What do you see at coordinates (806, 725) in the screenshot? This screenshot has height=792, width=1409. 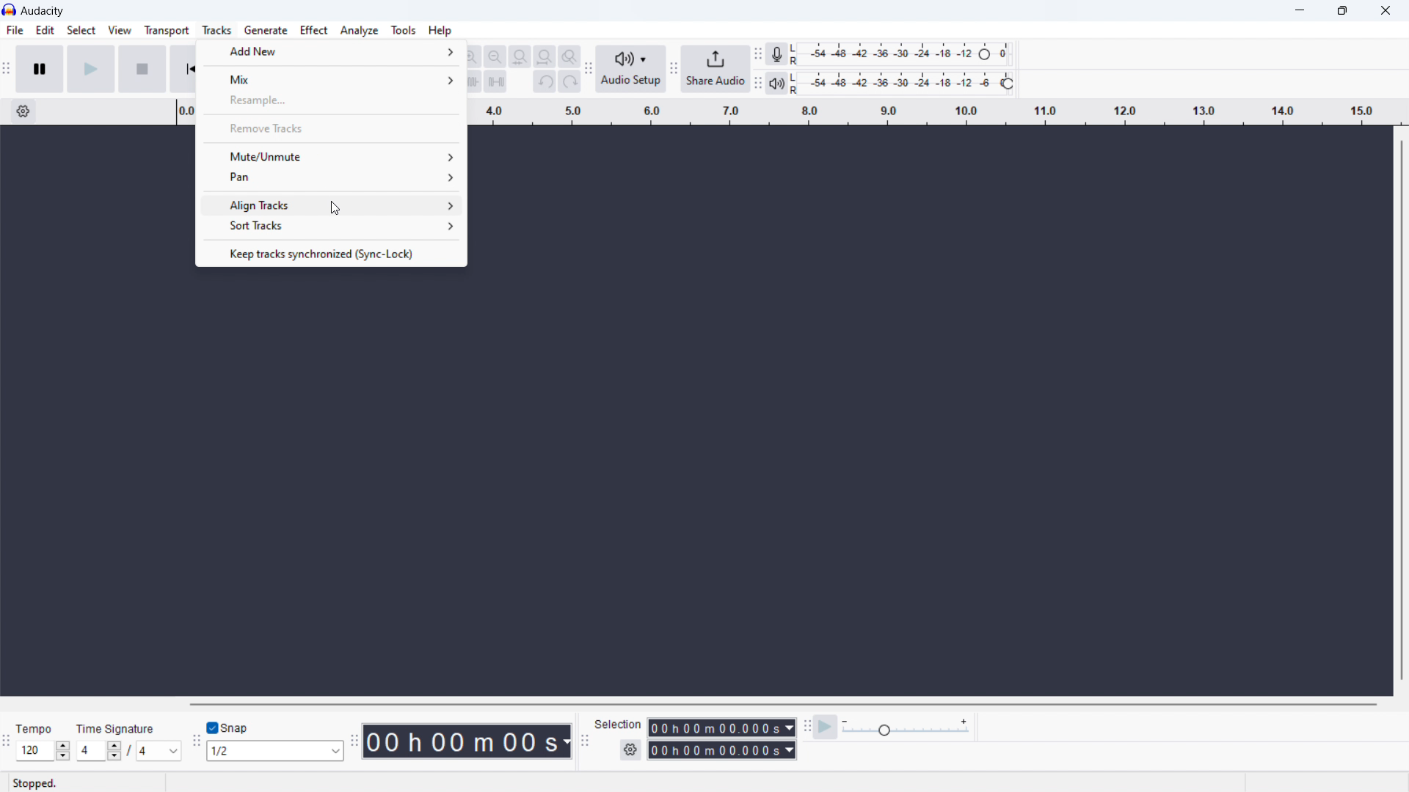 I see `` at bounding box center [806, 725].